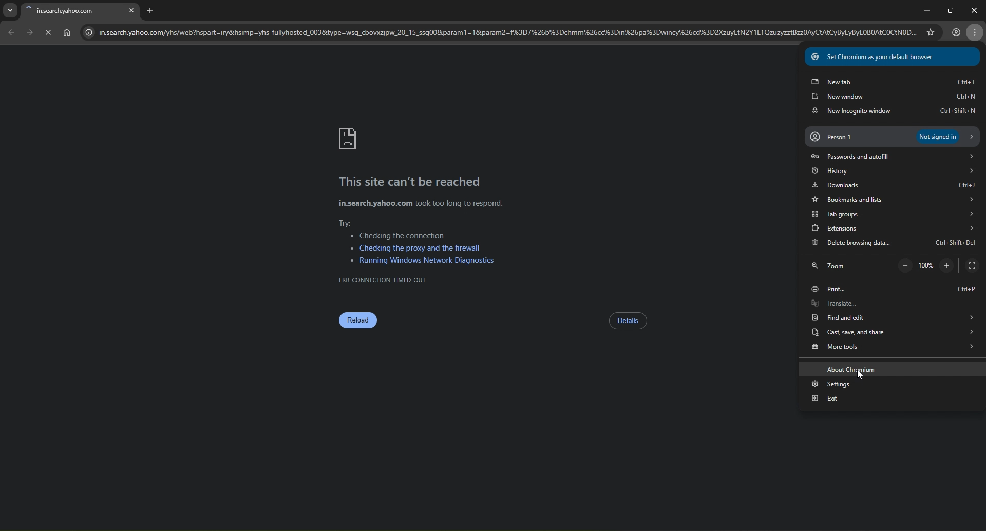 The width and height of the screenshot is (986, 531). Describe the element at coordinates (896, 171) in the screenshot. I see `history` at that location.